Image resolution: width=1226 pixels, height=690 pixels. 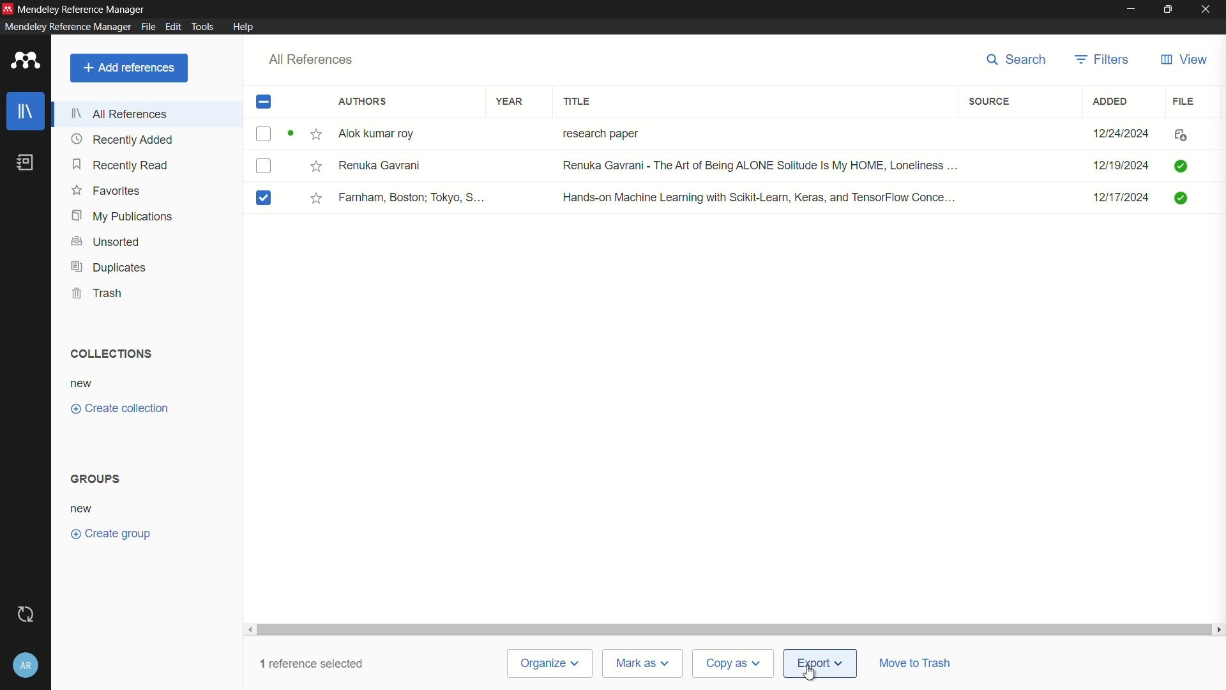 What do you see at coordinates (315, 663) in the screenshot?
I see `1 reference selected` at bounding box center [315, 663].